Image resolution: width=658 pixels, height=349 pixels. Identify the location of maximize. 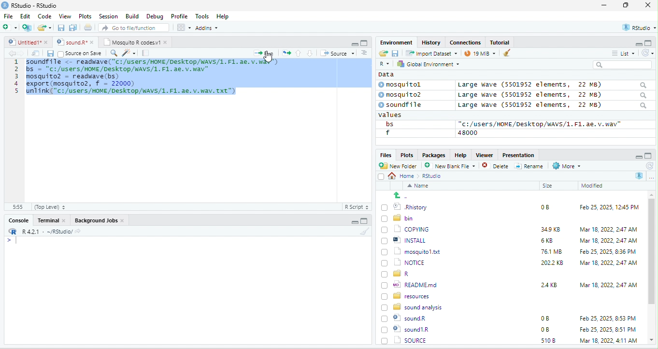
(628, 6).